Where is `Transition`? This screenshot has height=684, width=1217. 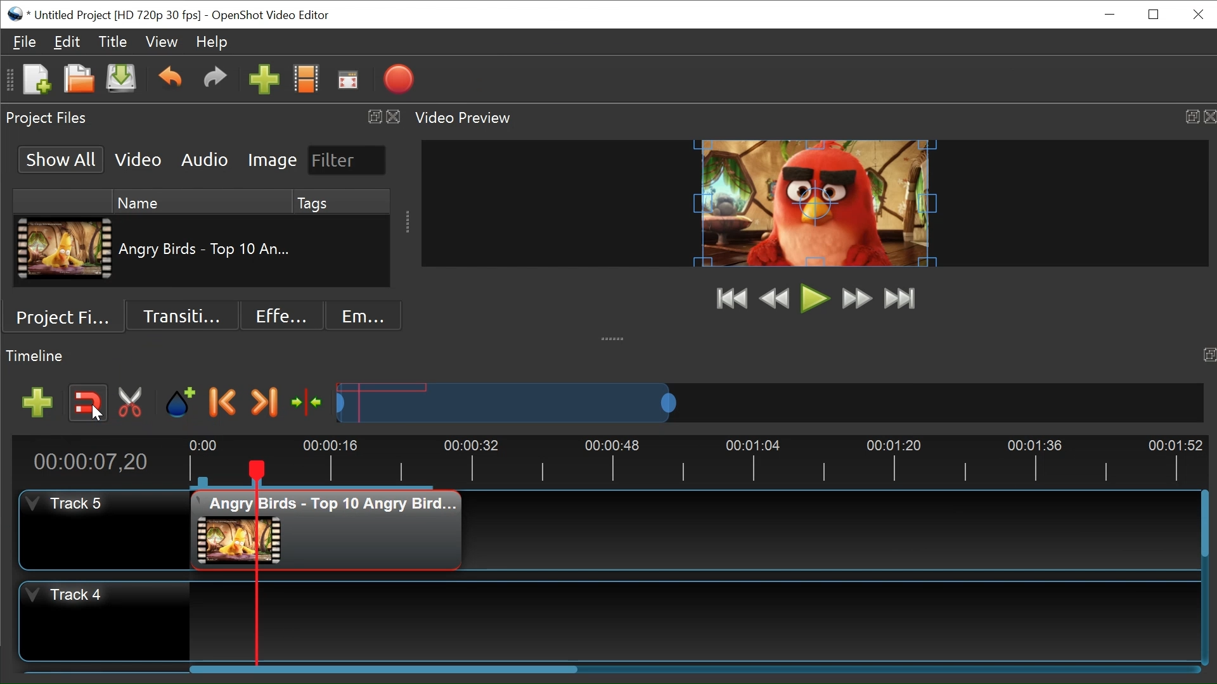
Transition is located at coordinates (184, 315).